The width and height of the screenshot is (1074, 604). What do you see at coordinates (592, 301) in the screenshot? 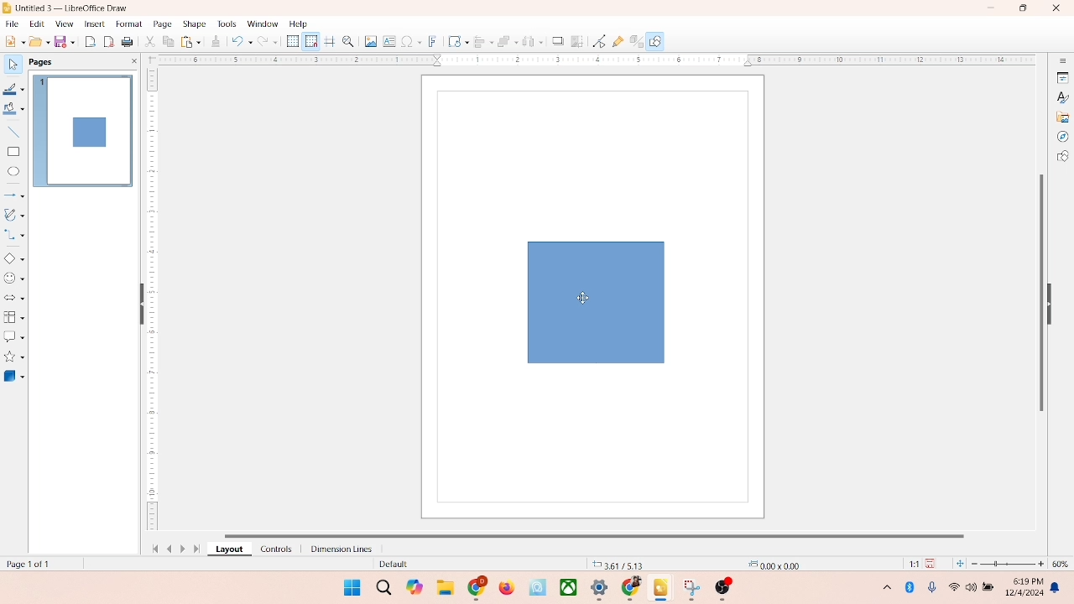
I see `shapes` at bounding box center [592, 301].